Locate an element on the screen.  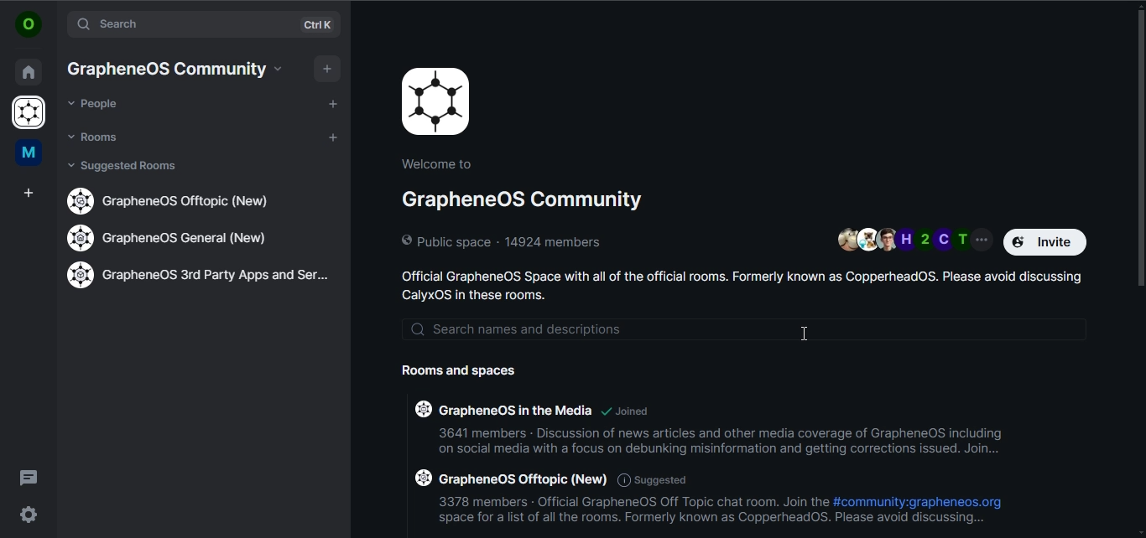
srapheneOS Offtopic (New) (1) suggested1378 members - Official GrapheneOS Off Topic chat room. Join the  is located at coordinates (619, 489).